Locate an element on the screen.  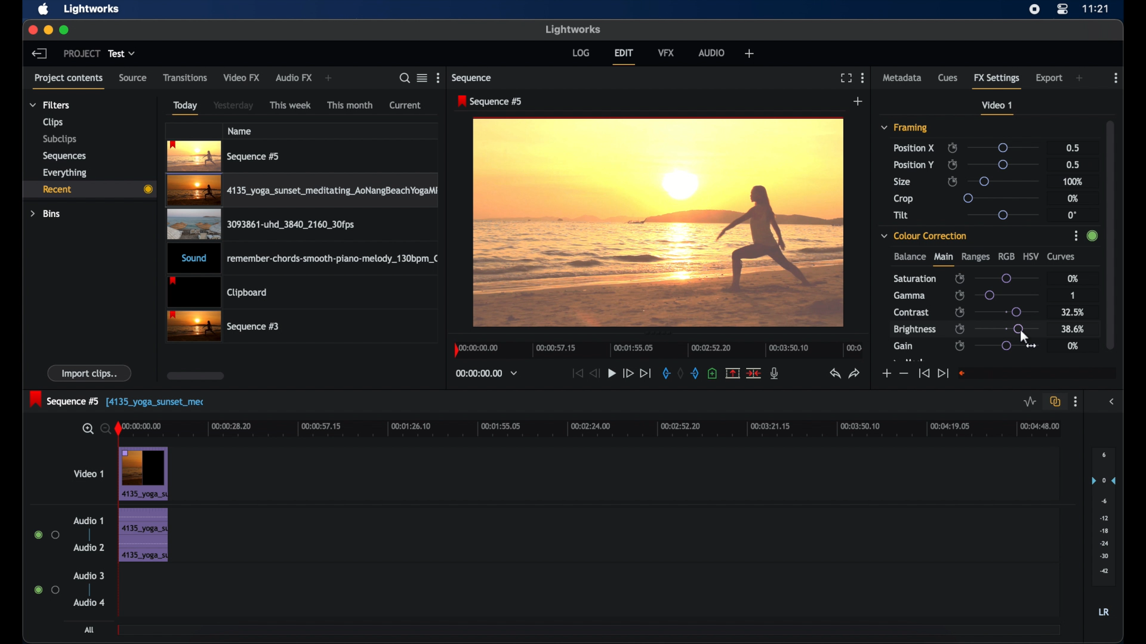
undo is located at coordinates (834, 374).